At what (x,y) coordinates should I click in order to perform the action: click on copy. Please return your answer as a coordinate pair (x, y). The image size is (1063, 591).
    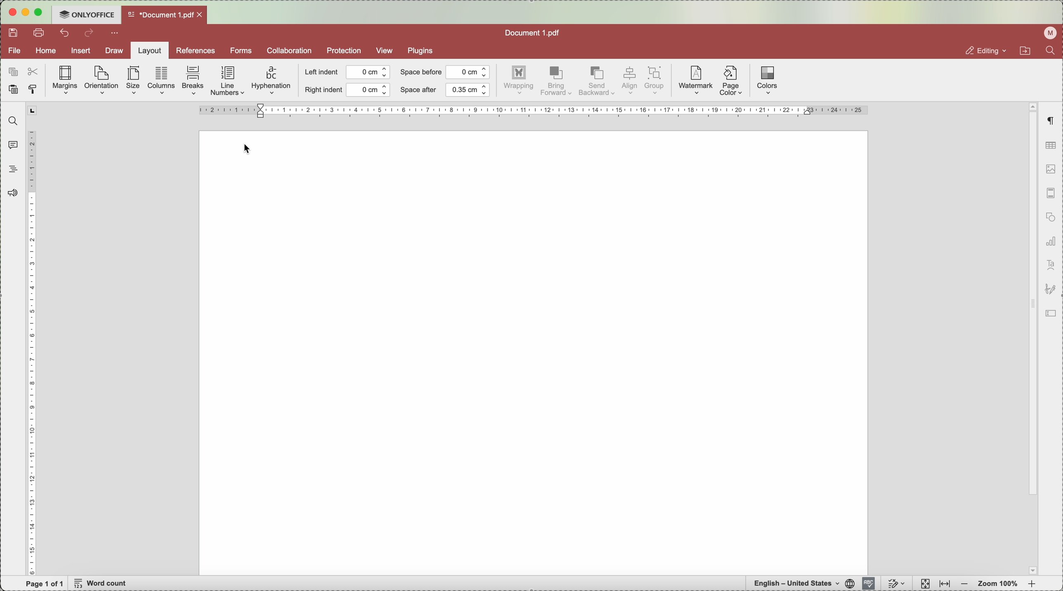
    Looking at the image, I should click on (11, 70).